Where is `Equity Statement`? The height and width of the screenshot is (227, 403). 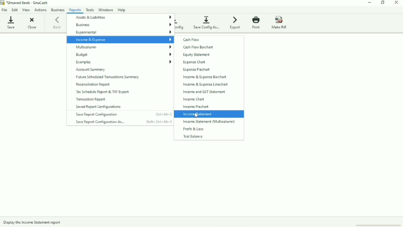
Equity Statement is located at coordinates (196, 55).